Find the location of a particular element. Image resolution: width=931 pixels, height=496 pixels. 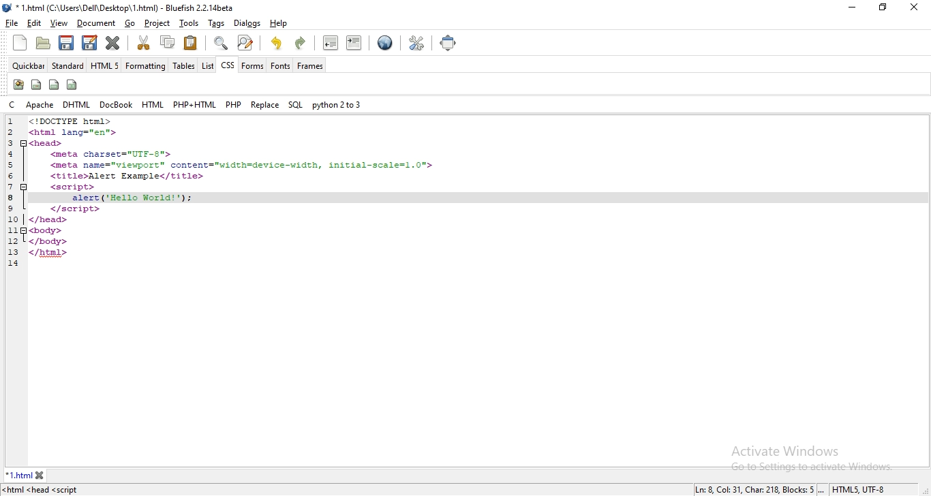

python 2 to 3 is located at coordinates (335, 104).